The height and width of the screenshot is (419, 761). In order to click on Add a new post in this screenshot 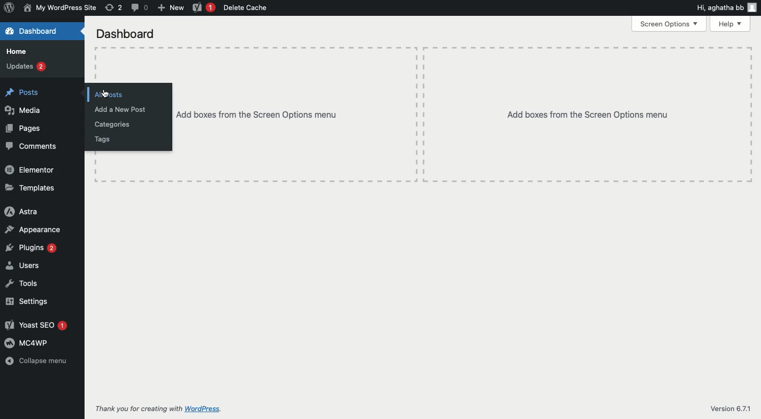, I will do `click(121, 110)`.